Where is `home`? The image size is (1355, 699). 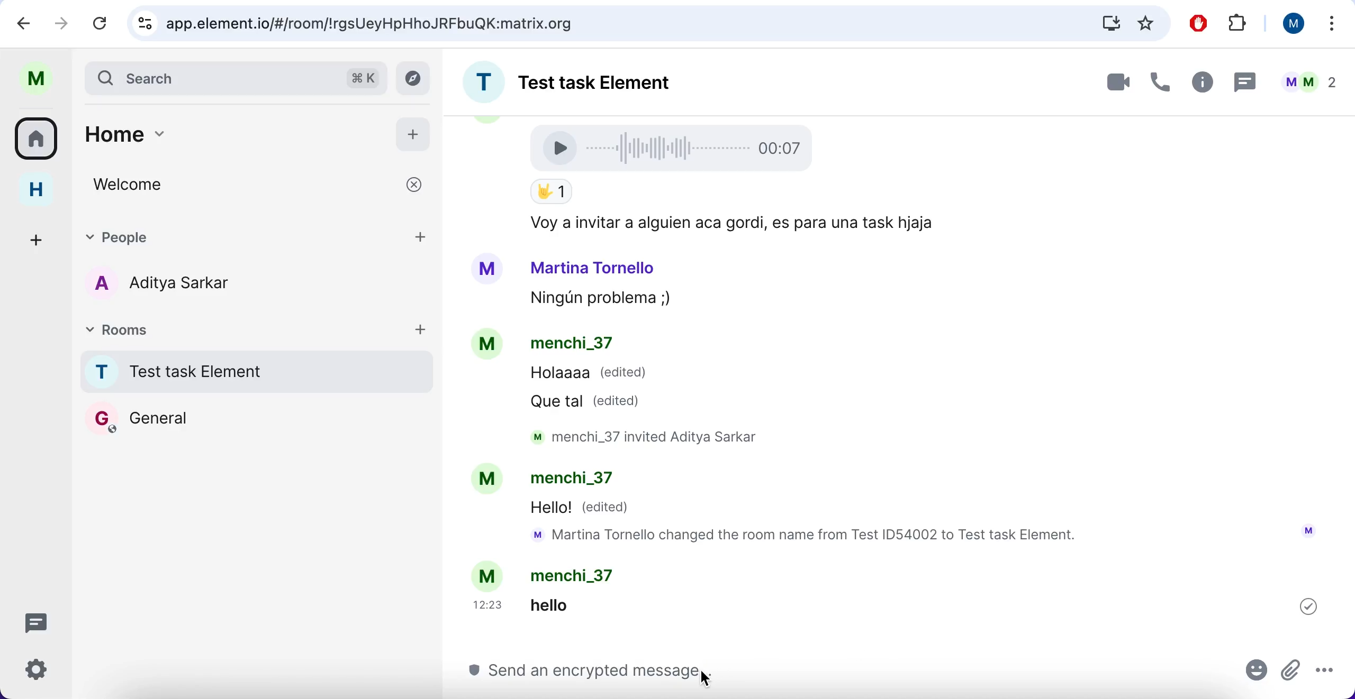
home is located at coordinates (44, 190).